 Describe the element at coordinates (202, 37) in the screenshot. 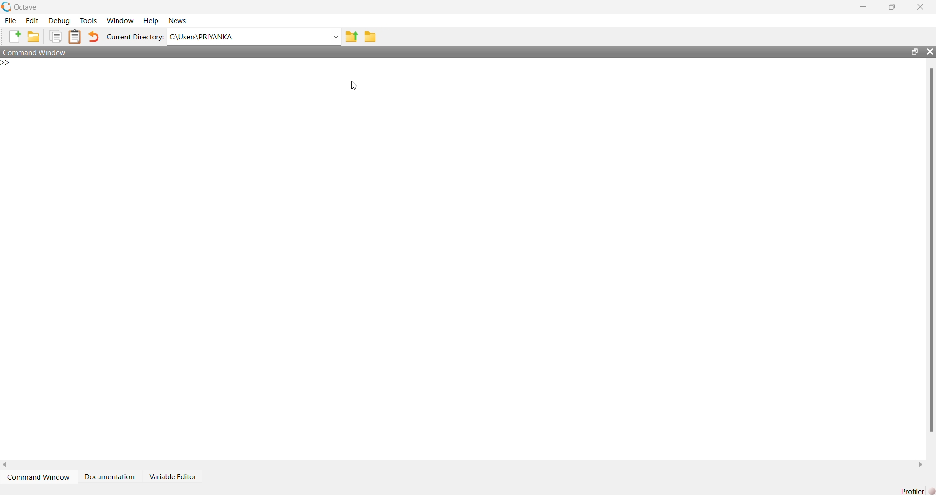

I see `C:\Users\PRIYANKA` at that location.